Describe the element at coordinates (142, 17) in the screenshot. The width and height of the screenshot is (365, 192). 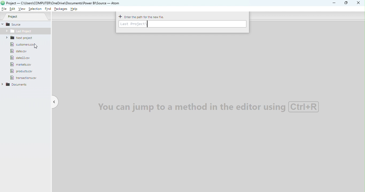
I see `Enter the path for the new file` at that location.